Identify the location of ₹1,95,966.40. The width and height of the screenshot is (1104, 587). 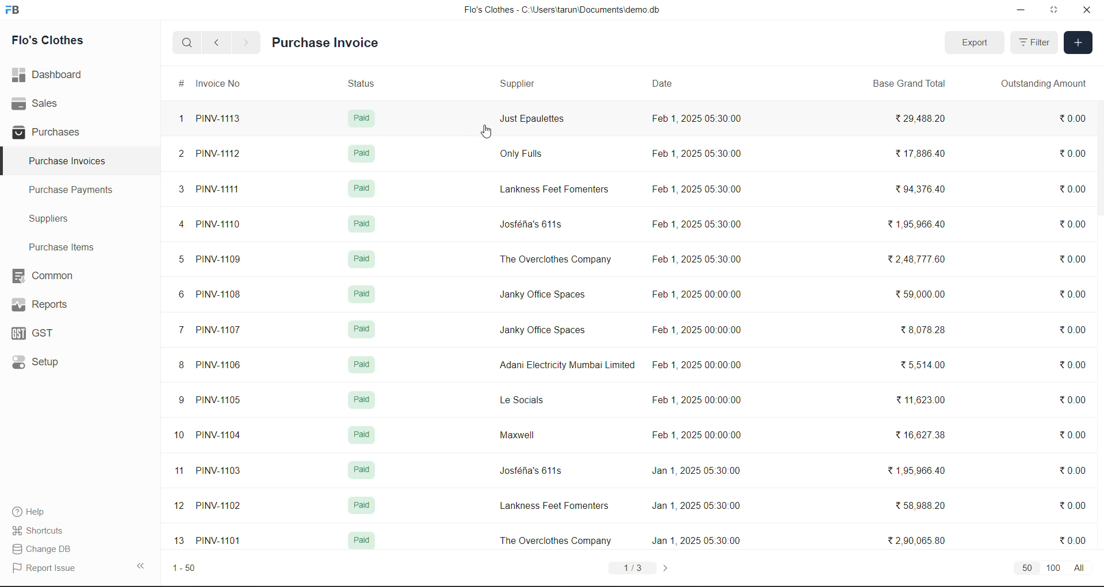
(923, 472).